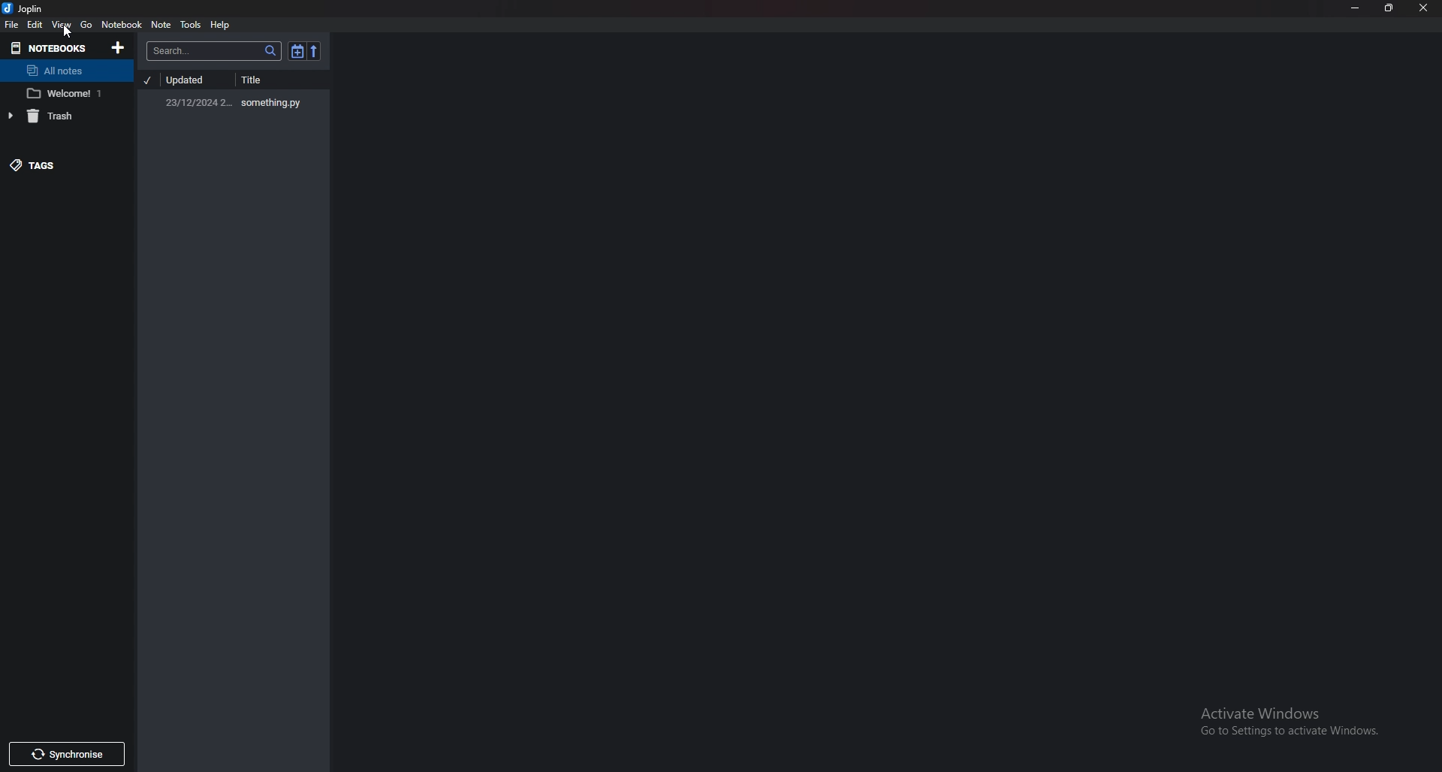  What do you see at coordinates (13, 25) in the screenshot?
I see `File` at bounding box center [13, 25].